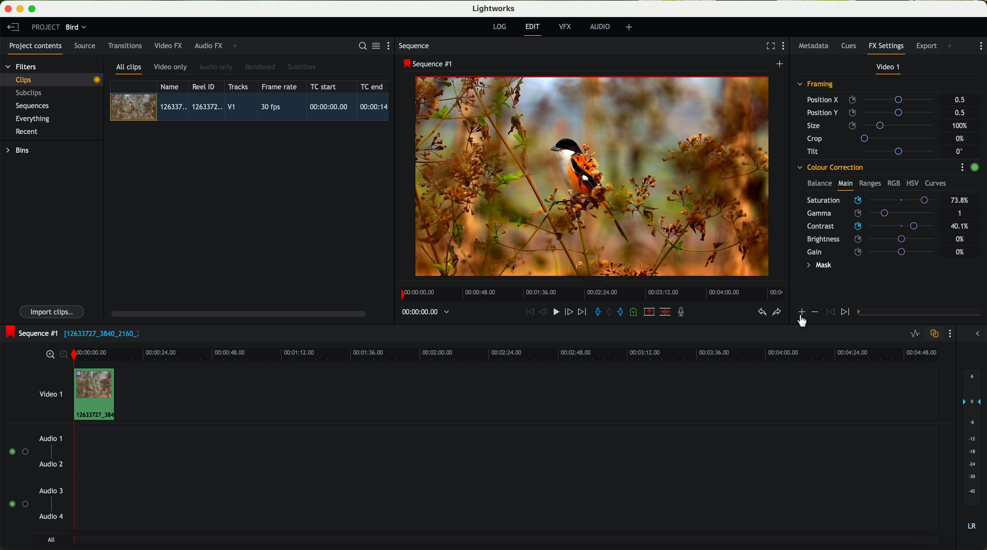 The width and height of the screenshot is (987, 550). Describe the element at coordinates (960, 214) in the screenshot. I see `1` at that location.